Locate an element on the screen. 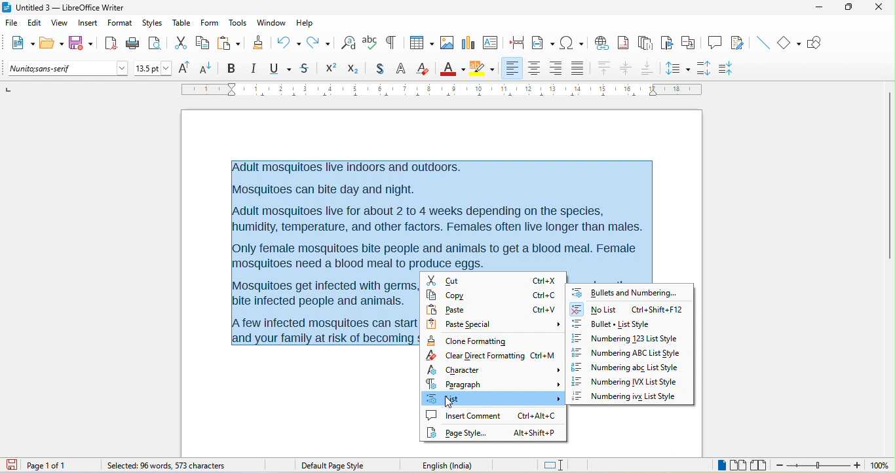  character highlighting is located at coordinates (484, 68).